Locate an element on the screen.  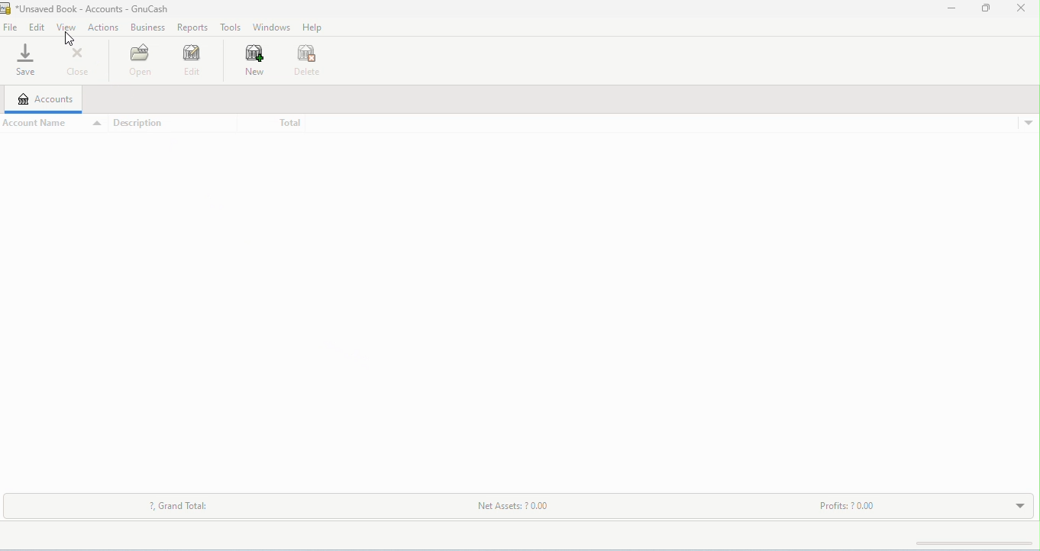
help is located at coordinates (312, 27).